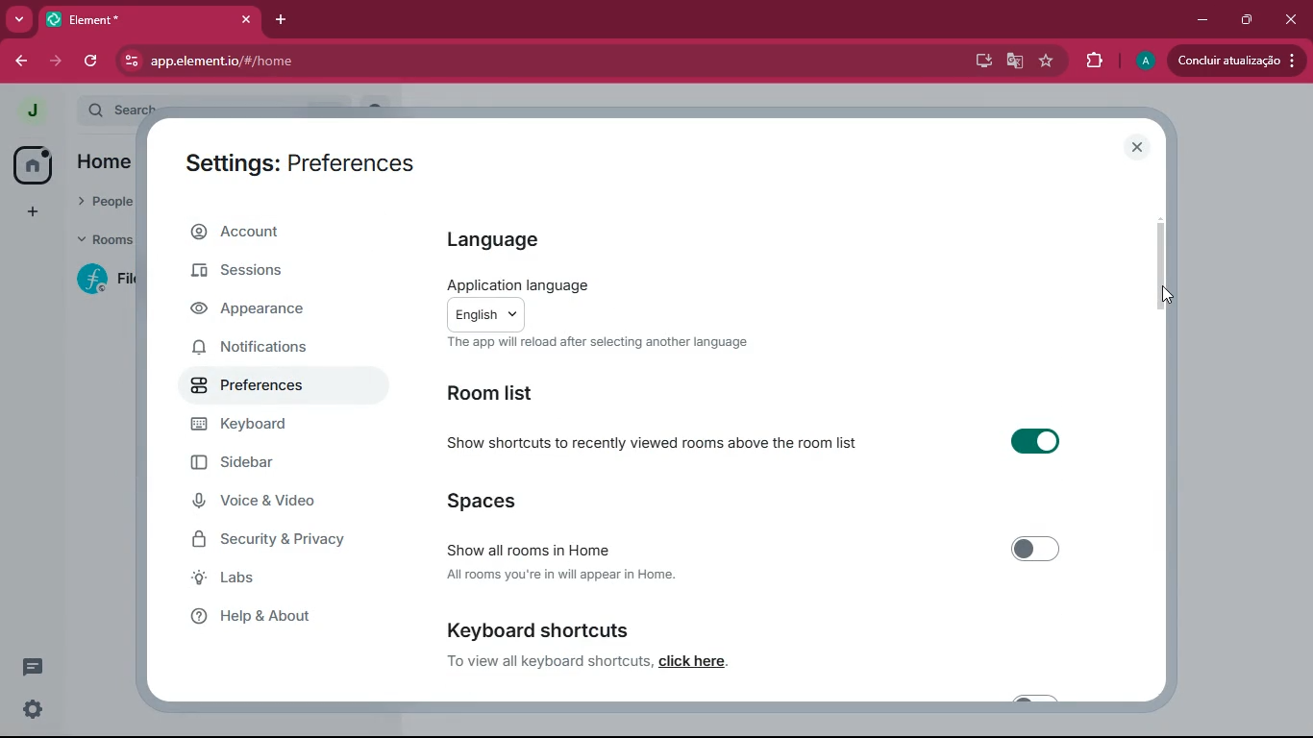  What do you see at coordinates (31, 111) in the screenshot?
I see `profile picture` at bounding box center [31, 111].